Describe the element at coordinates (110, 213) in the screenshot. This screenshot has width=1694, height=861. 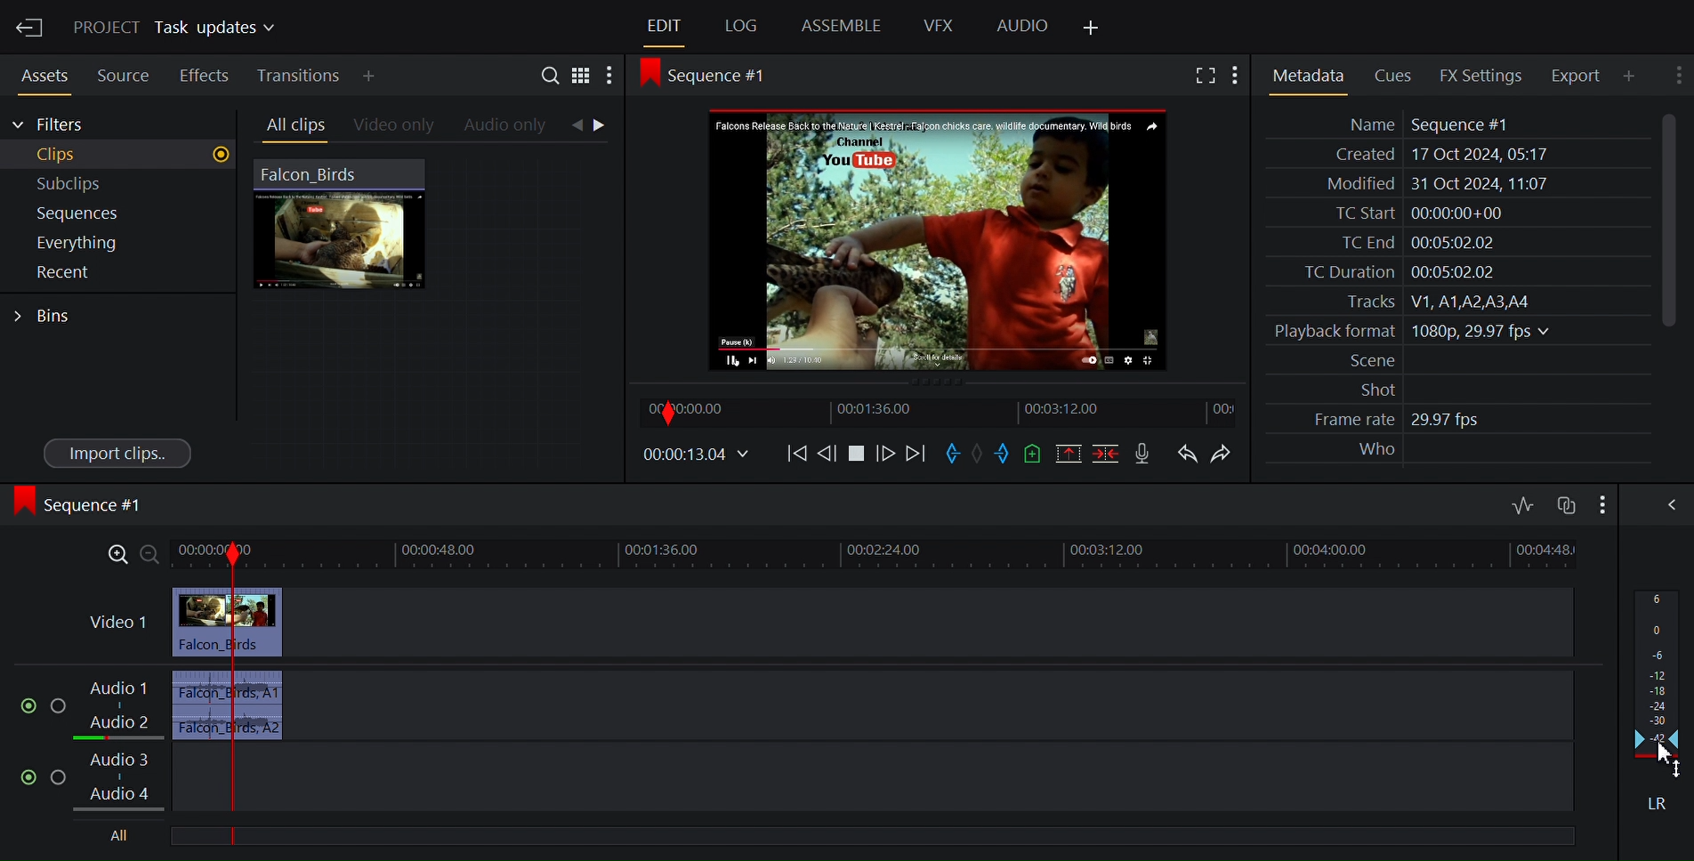
I see `Sequences` at that location.